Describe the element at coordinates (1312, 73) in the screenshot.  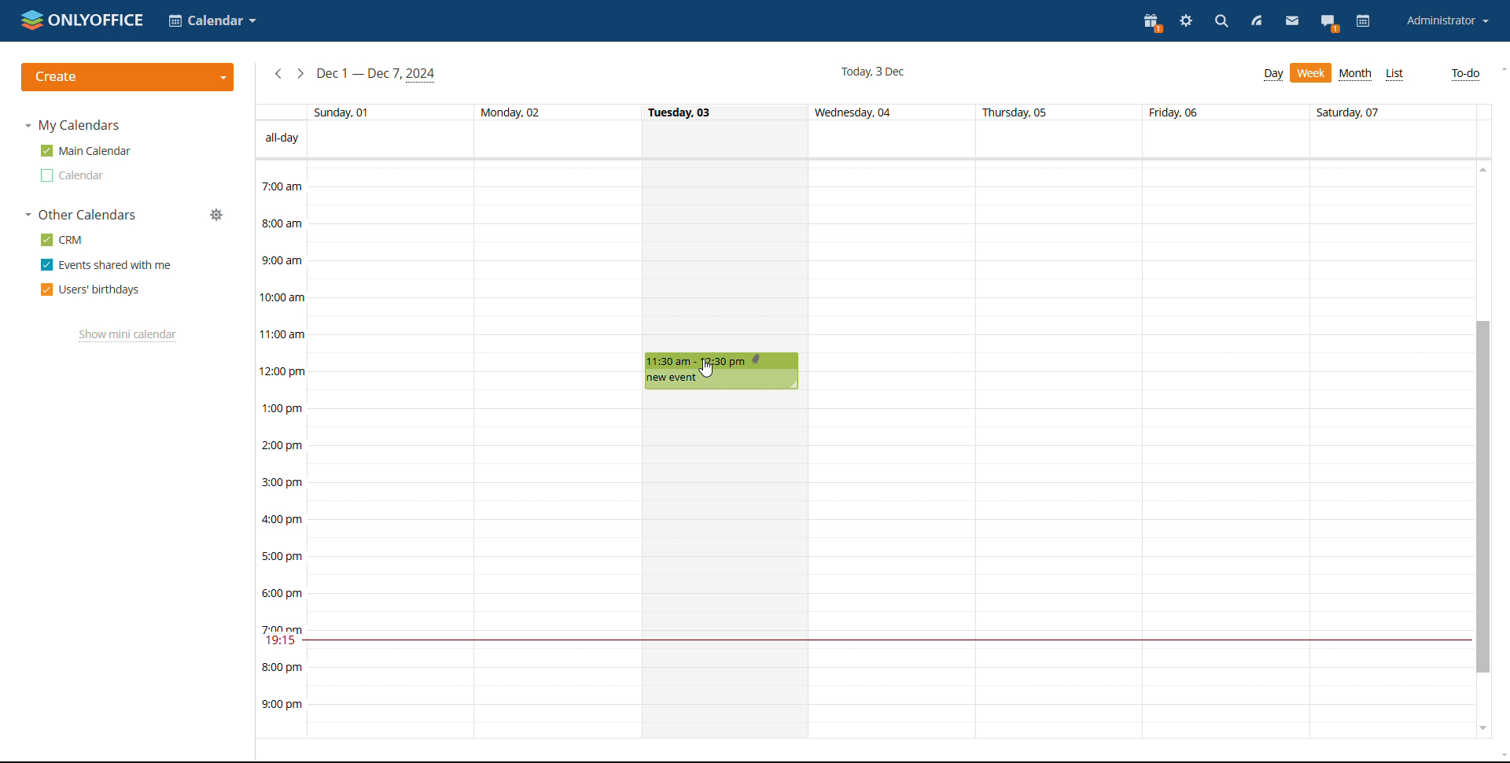
I see `Week` at that location.